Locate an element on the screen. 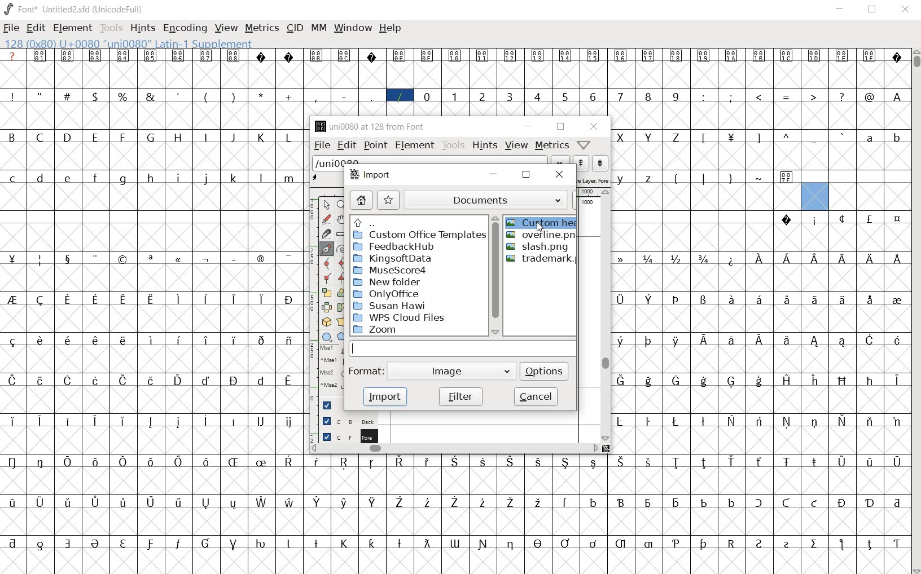 The image size is (921, 574). glyph is located at coordinates (206, 462).